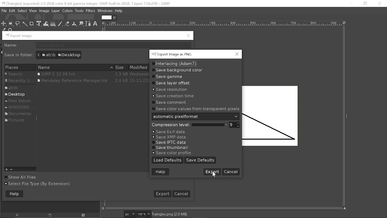 The width and height of the screenshot is (387, 218). Describe the element at coordinates (196, 116) in the screenshot. I see `Axiomatic pixelformat` at that location.